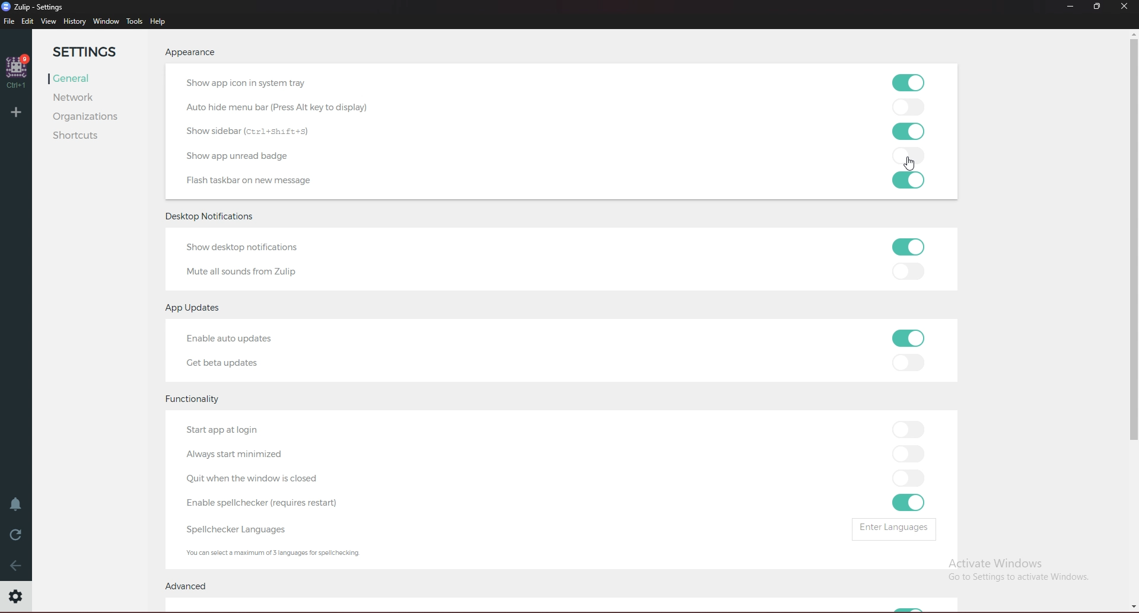 The width and height of the screenshot is (1139, 613). I want to click on Always start minimized, so click(261, 455).